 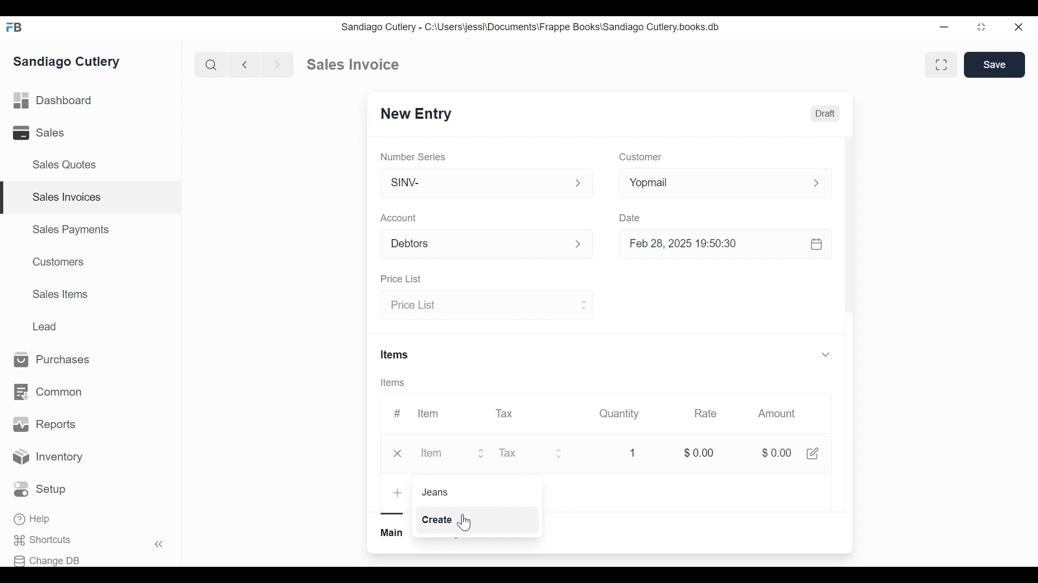 I want to click on Feb 28, 2025 19:50:30 &, so click(x=728, y=245).